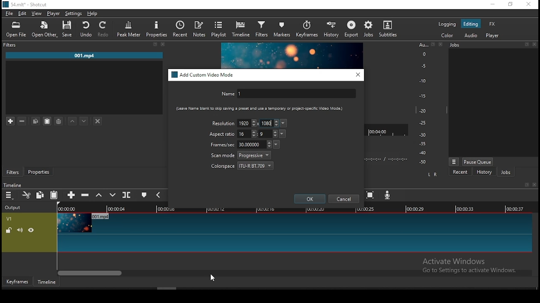 This screenshot has height=303, width=540. What do you see at coordinates (295, 272) in the screenshot?
I see `scroll bar` at bounding box center [295, 272].